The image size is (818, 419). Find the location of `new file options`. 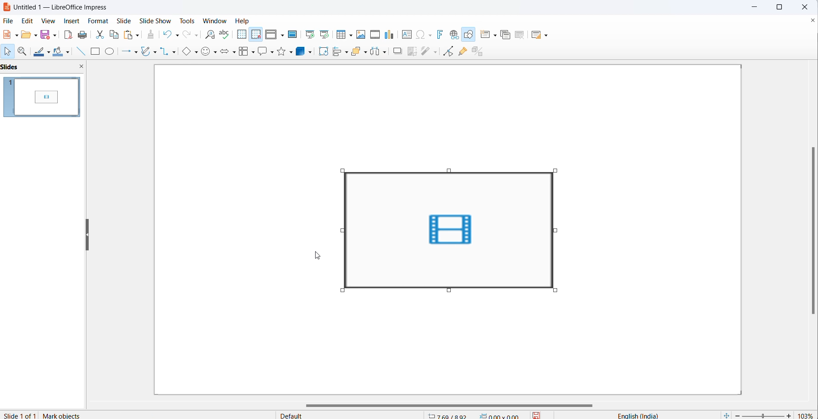

new file options is located at coordinates (17, 34).